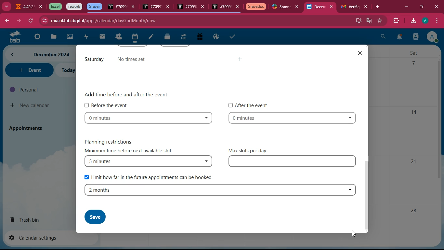 The image size is (444, 250). I want to click on tab, so click(256, 7).